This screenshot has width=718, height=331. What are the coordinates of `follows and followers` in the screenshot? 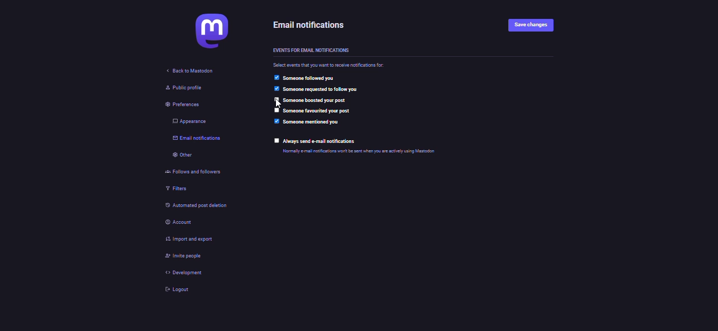 It's located at (194, 173).